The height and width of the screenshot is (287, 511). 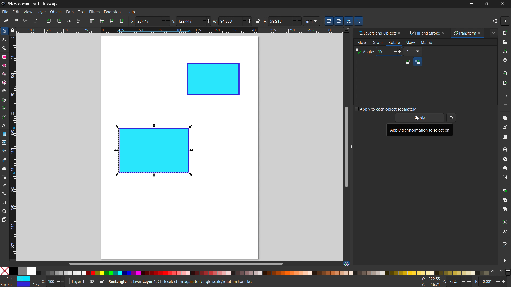 What do you see at coordinates (506, 231) in the screenshot?
I see `ungroup` at bounding box center [506, 231].